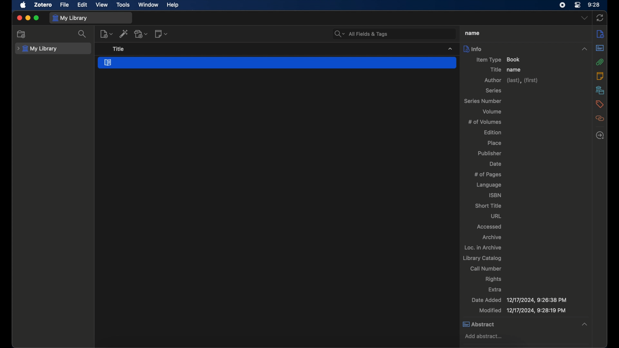  I want to click on author, so click(511, 80).